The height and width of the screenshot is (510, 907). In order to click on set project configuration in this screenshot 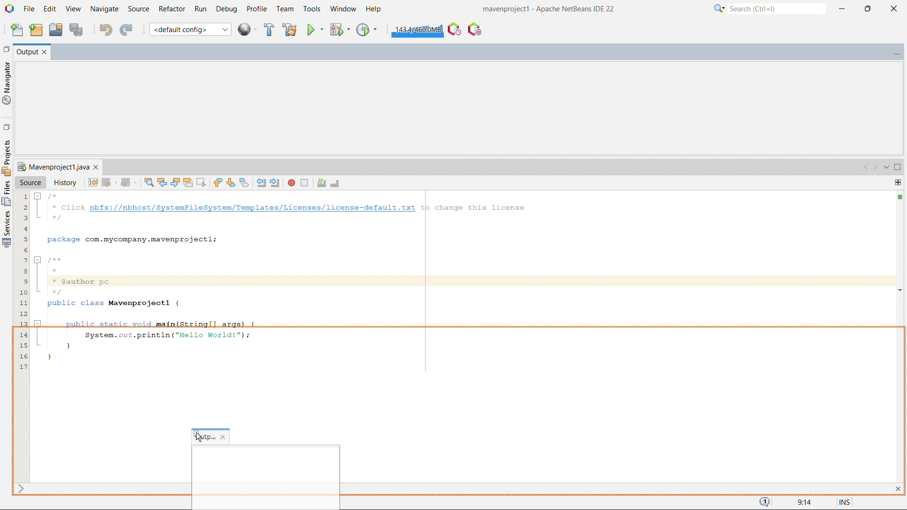, I will do `click(190, 29)`.